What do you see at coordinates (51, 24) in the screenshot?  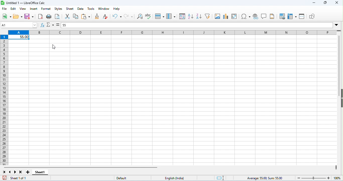 I see `select function` at bounding box center [51, 24].